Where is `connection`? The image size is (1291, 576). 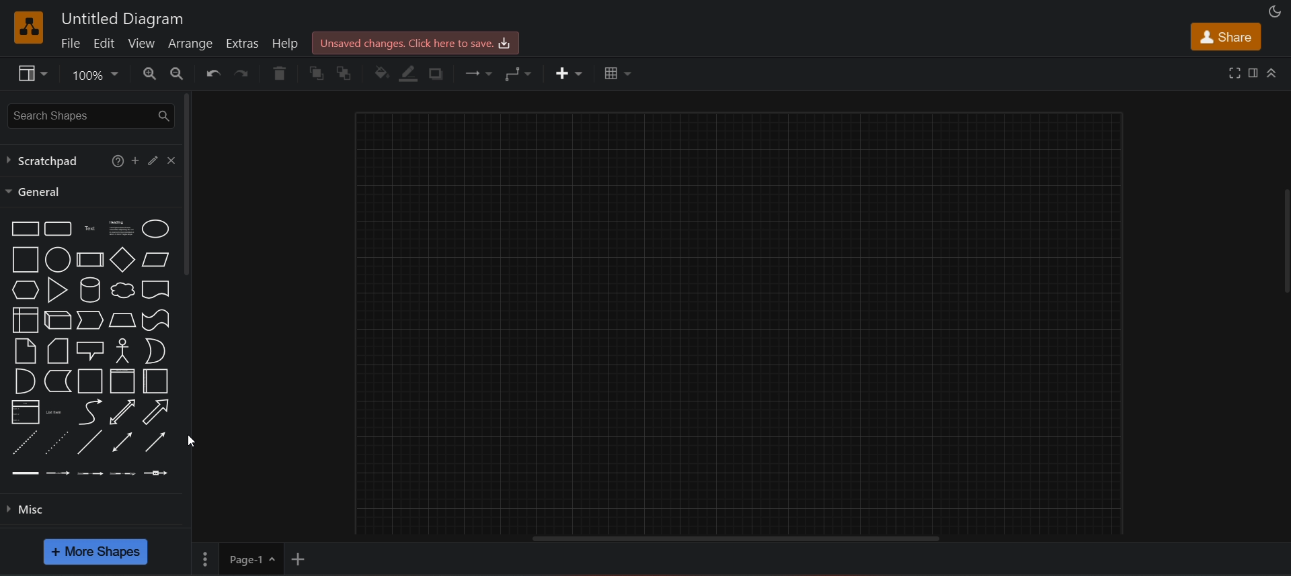 connection is located at coordinates (475, 72).